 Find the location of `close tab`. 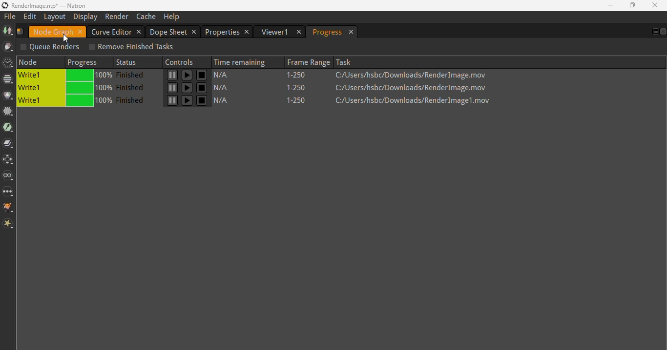

close tab is located at coordinates (248, 32).